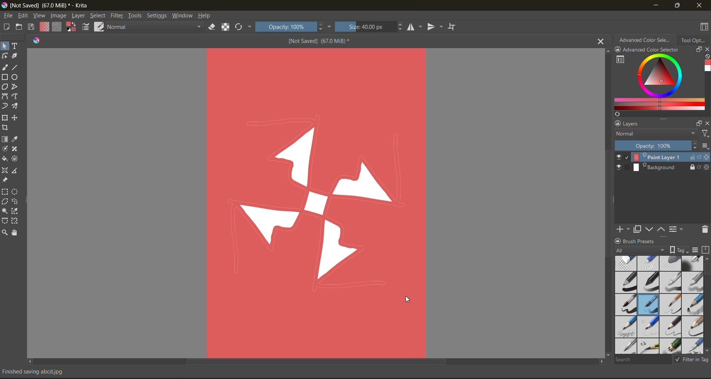  I want to click on background color selector, so click(71, 26).